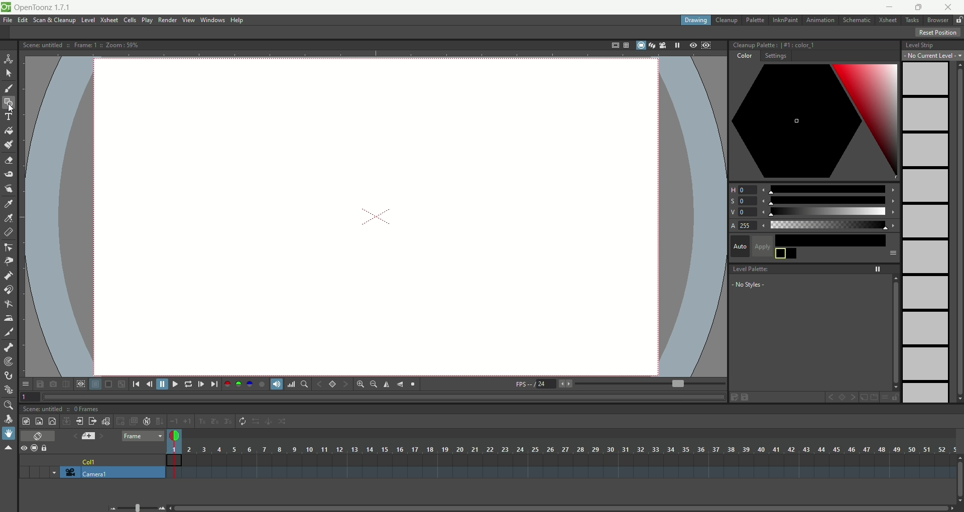  Describe the element at coordinates (564, 507) in the screenshot. I see `horizontal scrollbar` at that location.